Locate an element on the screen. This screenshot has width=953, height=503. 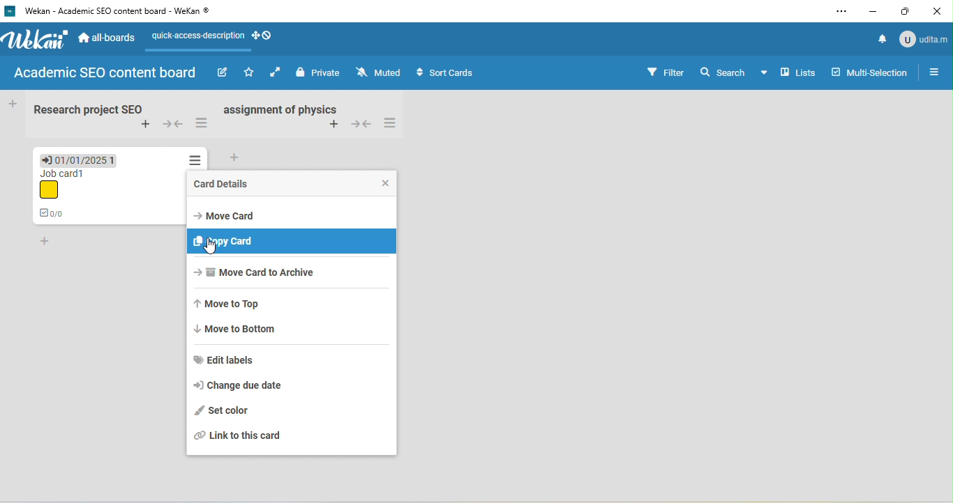
link to this card is located at coordinates (247, 439).